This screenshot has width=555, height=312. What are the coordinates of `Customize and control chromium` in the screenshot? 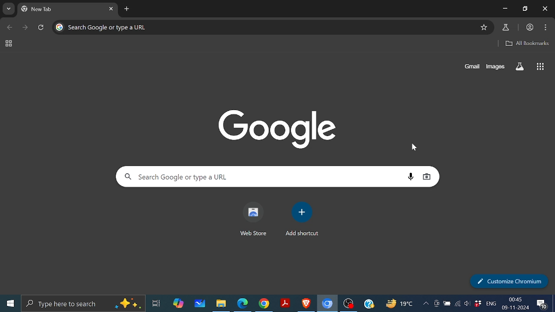 It's located at (545, 28).